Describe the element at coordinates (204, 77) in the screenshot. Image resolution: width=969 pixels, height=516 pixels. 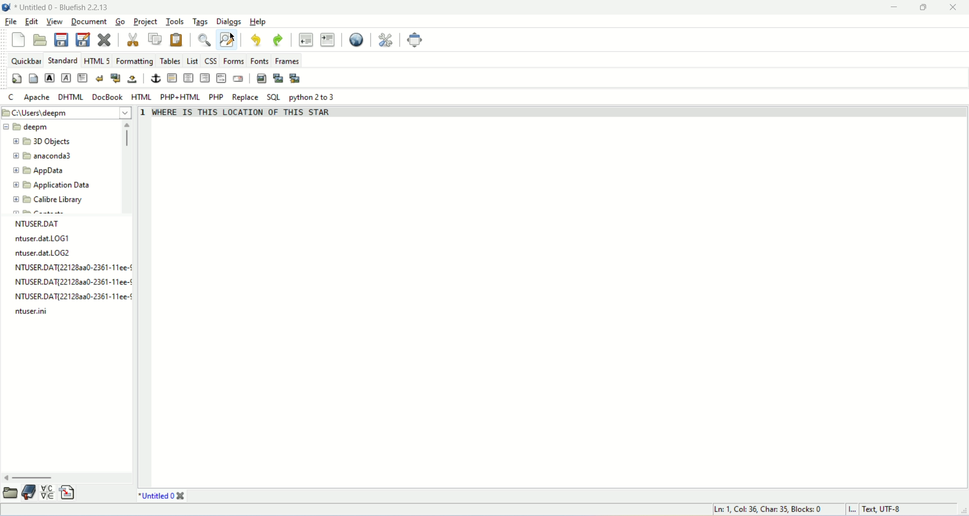
I see `right justify` at that location.